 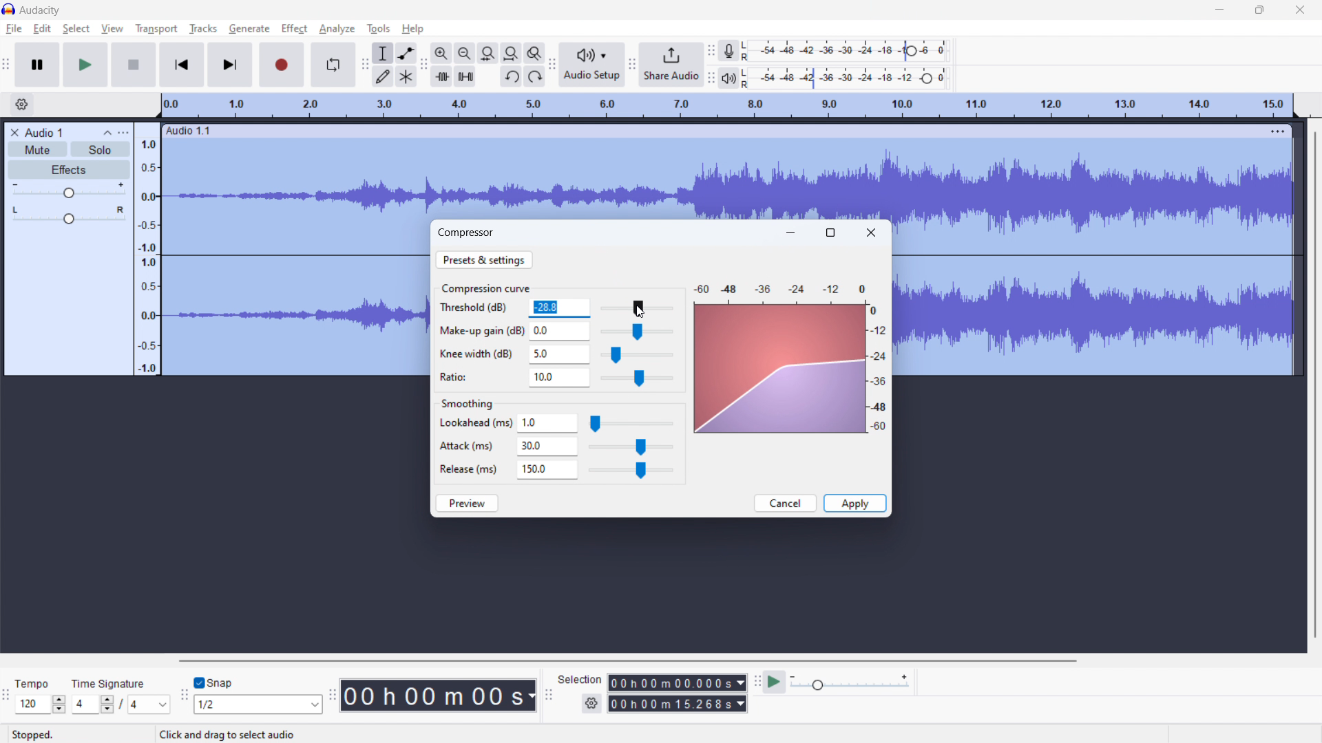 I want to click on skip to start, so click(x=182, y=65).